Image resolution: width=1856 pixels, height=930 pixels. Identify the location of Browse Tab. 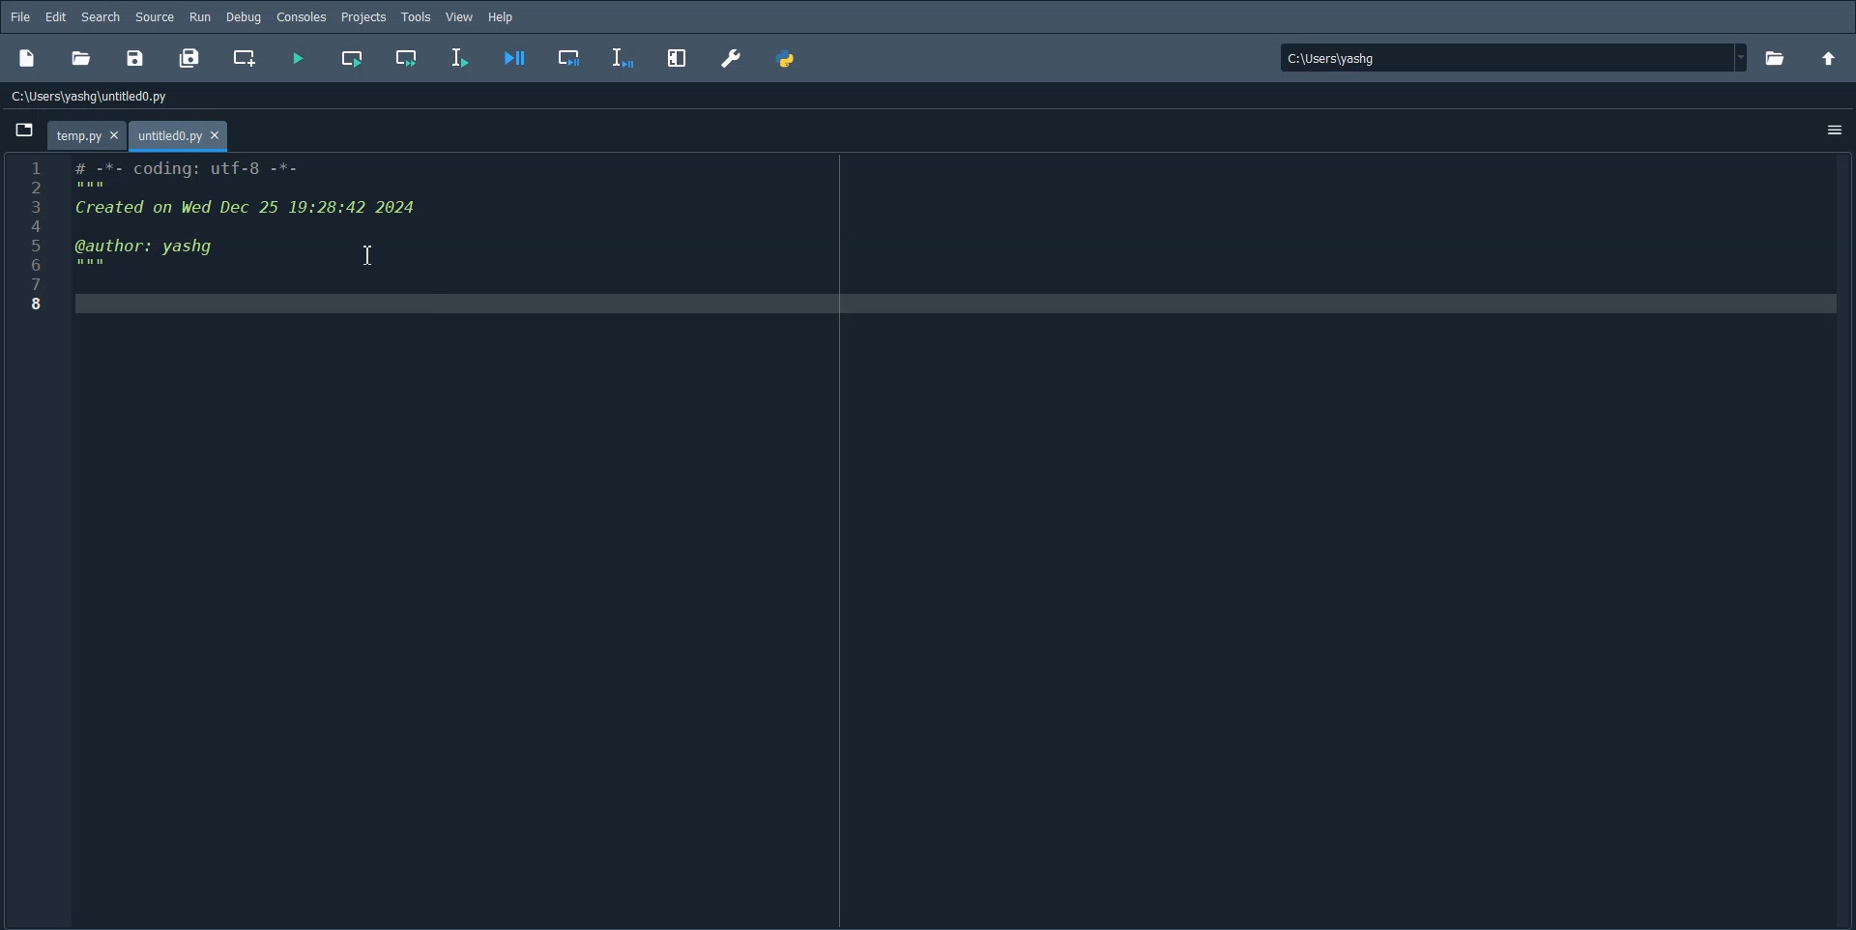
(23, 130).